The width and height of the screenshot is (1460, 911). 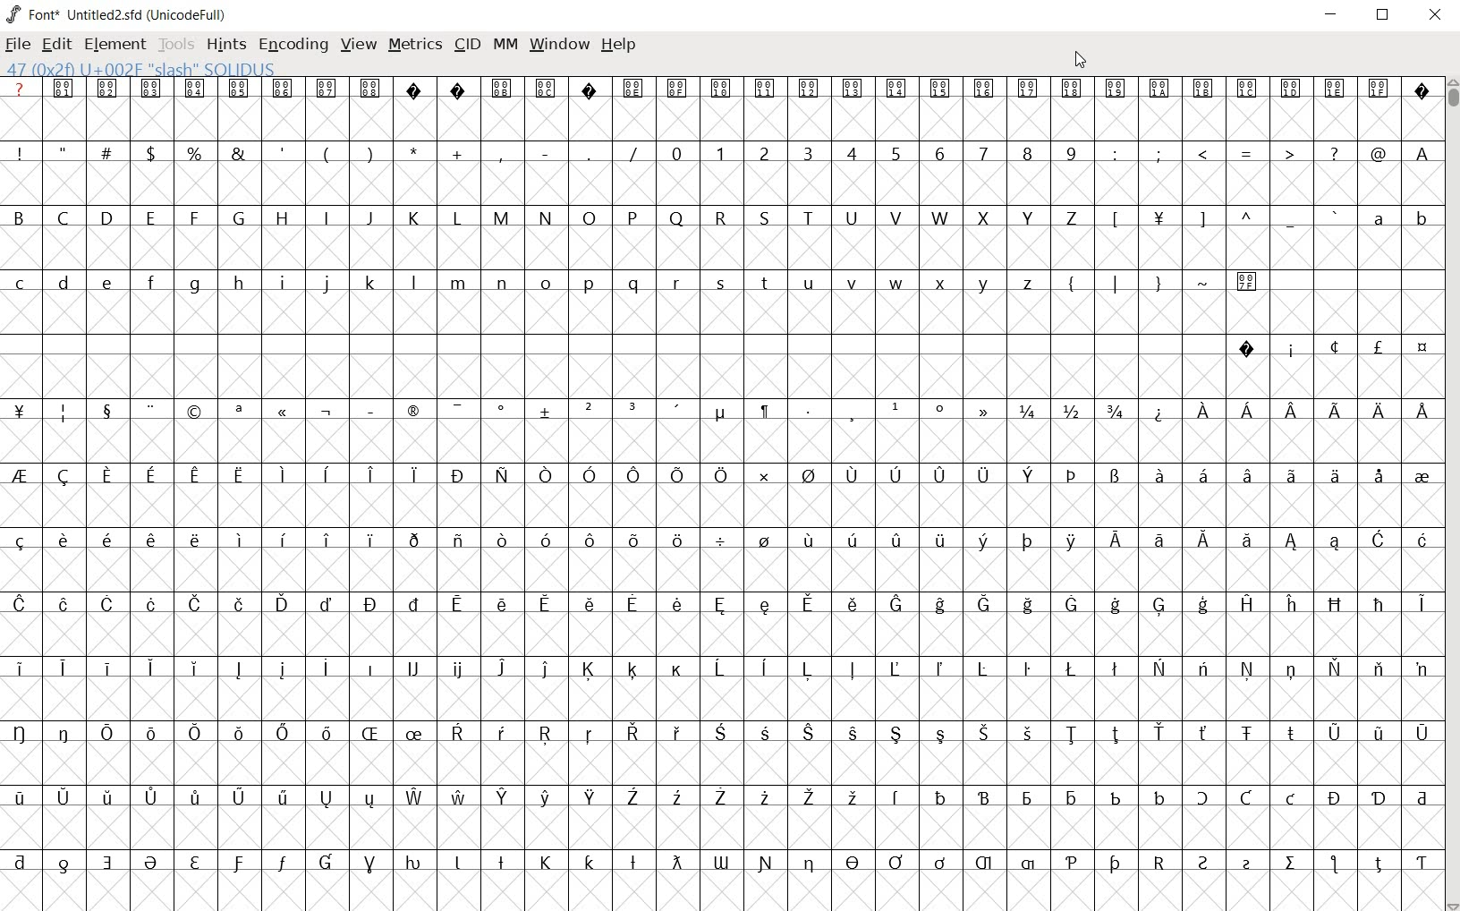 I want to click on special letters, so click(x=724, y=668).